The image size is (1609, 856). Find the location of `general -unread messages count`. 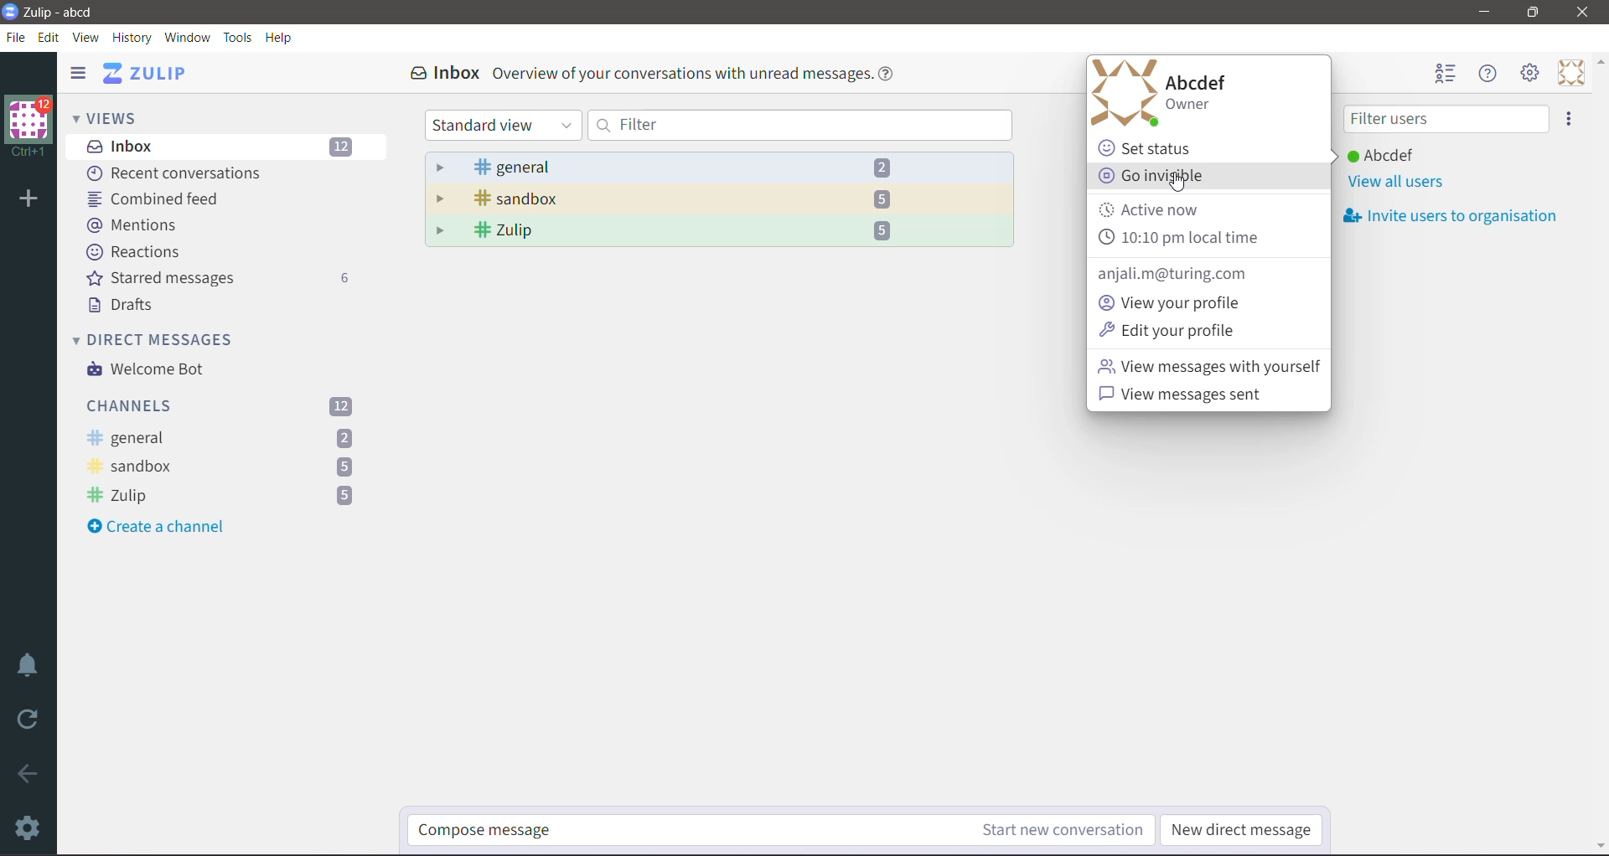

general -unread messages count is located at coordinates (223, 438).